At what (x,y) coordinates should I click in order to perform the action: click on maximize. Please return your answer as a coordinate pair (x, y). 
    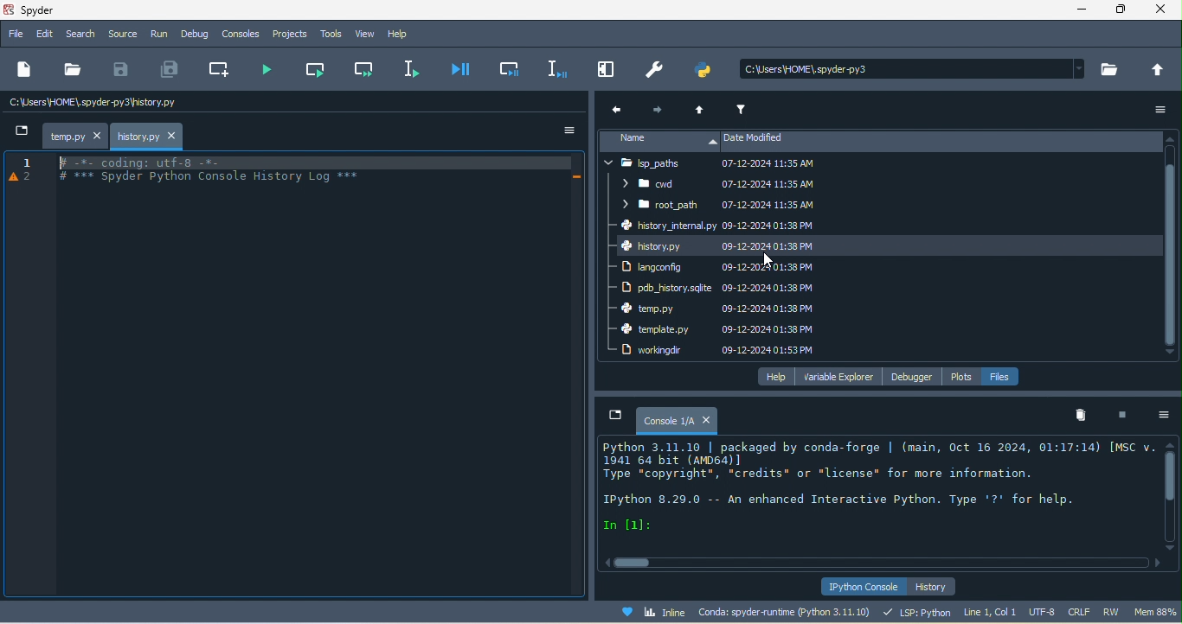
    Looking at the image, I should click on (1117, 10).